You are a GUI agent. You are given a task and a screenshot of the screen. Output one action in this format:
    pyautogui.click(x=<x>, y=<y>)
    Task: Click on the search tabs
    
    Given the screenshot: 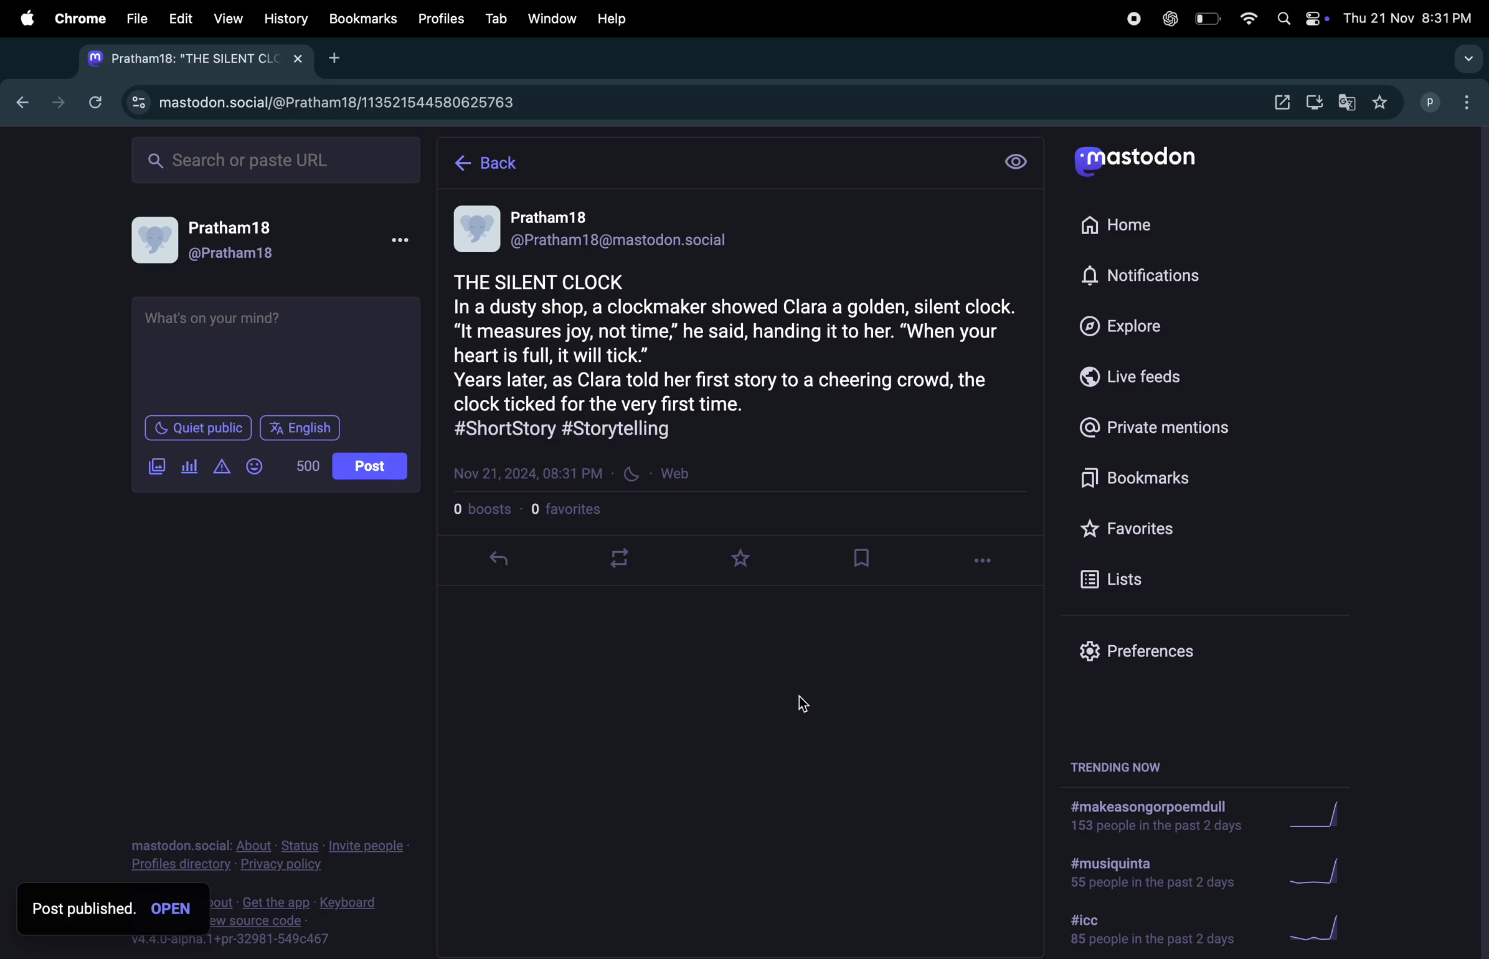 What is the action you would take?
    pyautogui.click(x=1467, y=59)
    